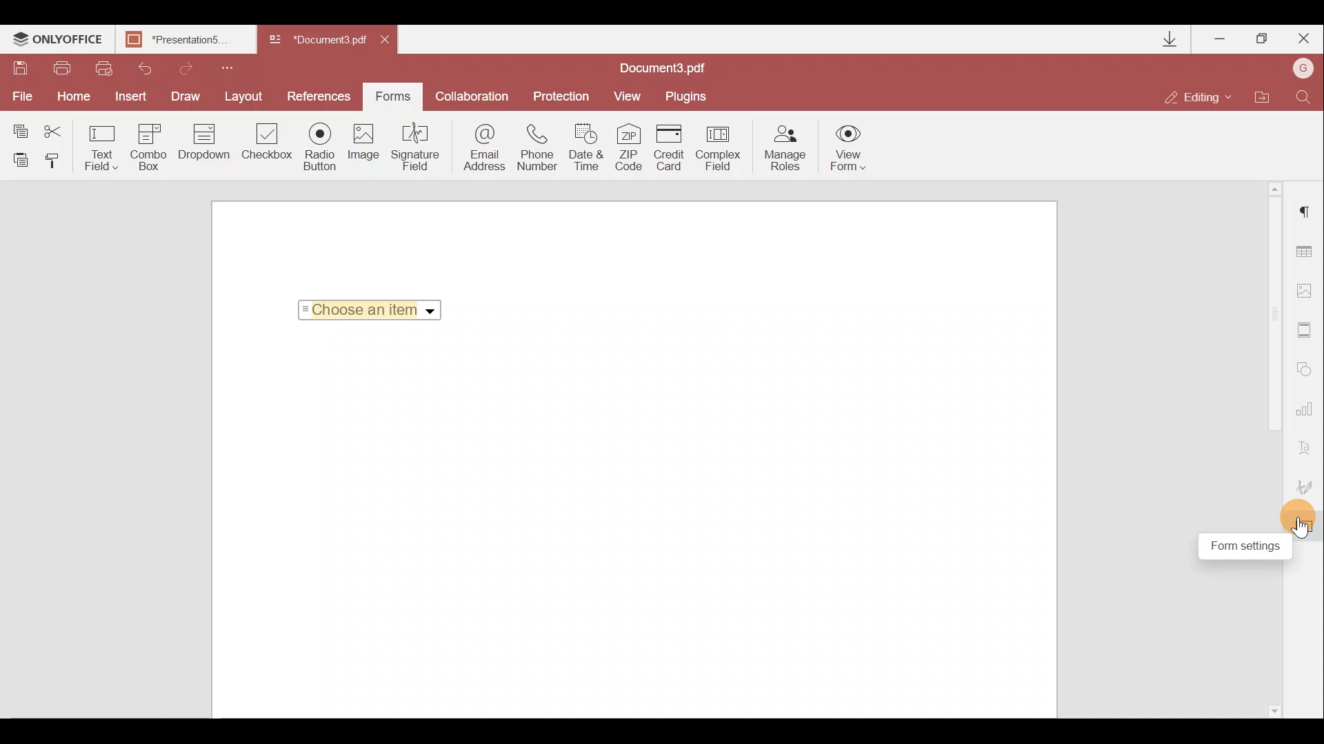 Image resolution: width=1324 pixels, height=744 pixels. Describe the element at coordinates (71, 96) in the screenshot. I see `Home` at that location.